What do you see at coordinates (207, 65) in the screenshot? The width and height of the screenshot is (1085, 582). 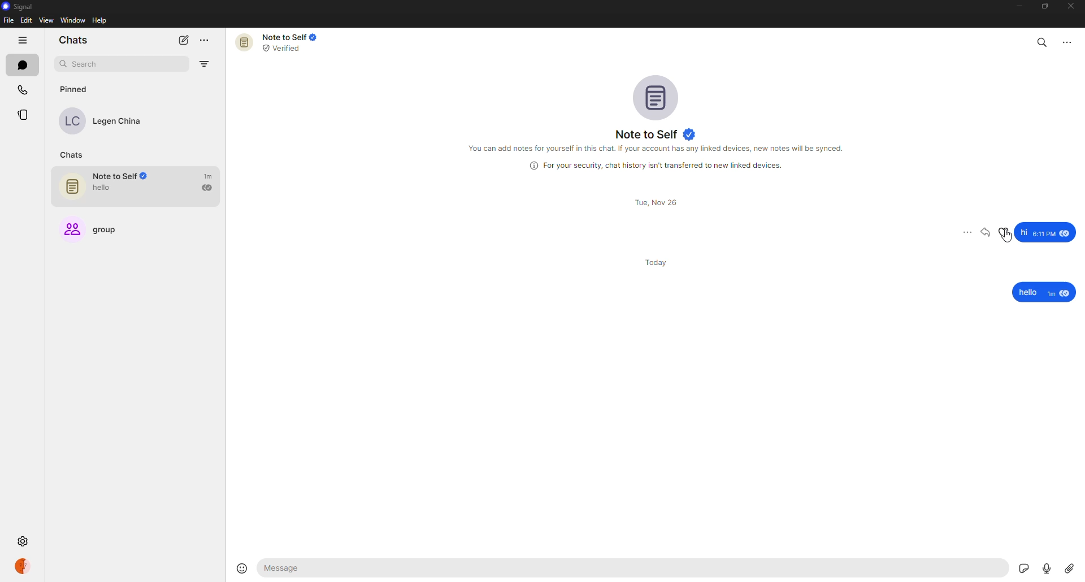 I see `filter` at bounding box center [207, 65].